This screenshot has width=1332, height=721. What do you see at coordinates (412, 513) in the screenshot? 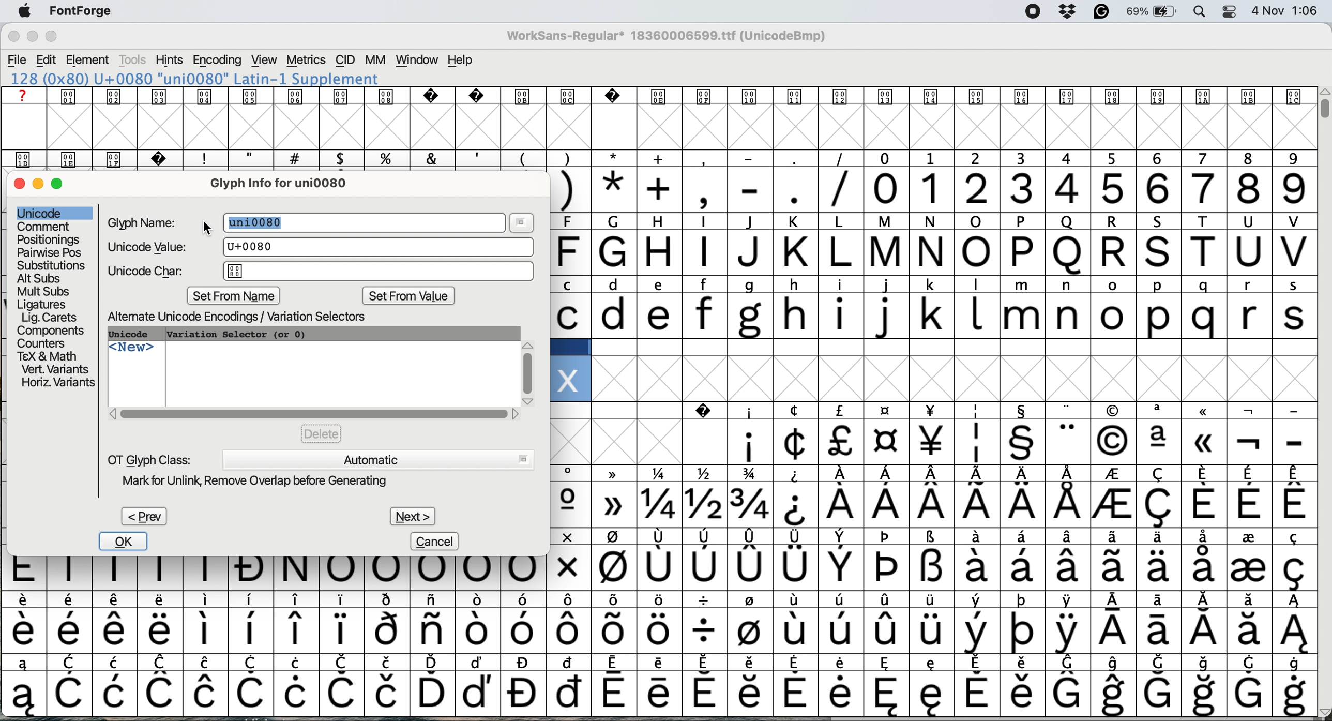
I see `next` at bounding box center [412, 513].